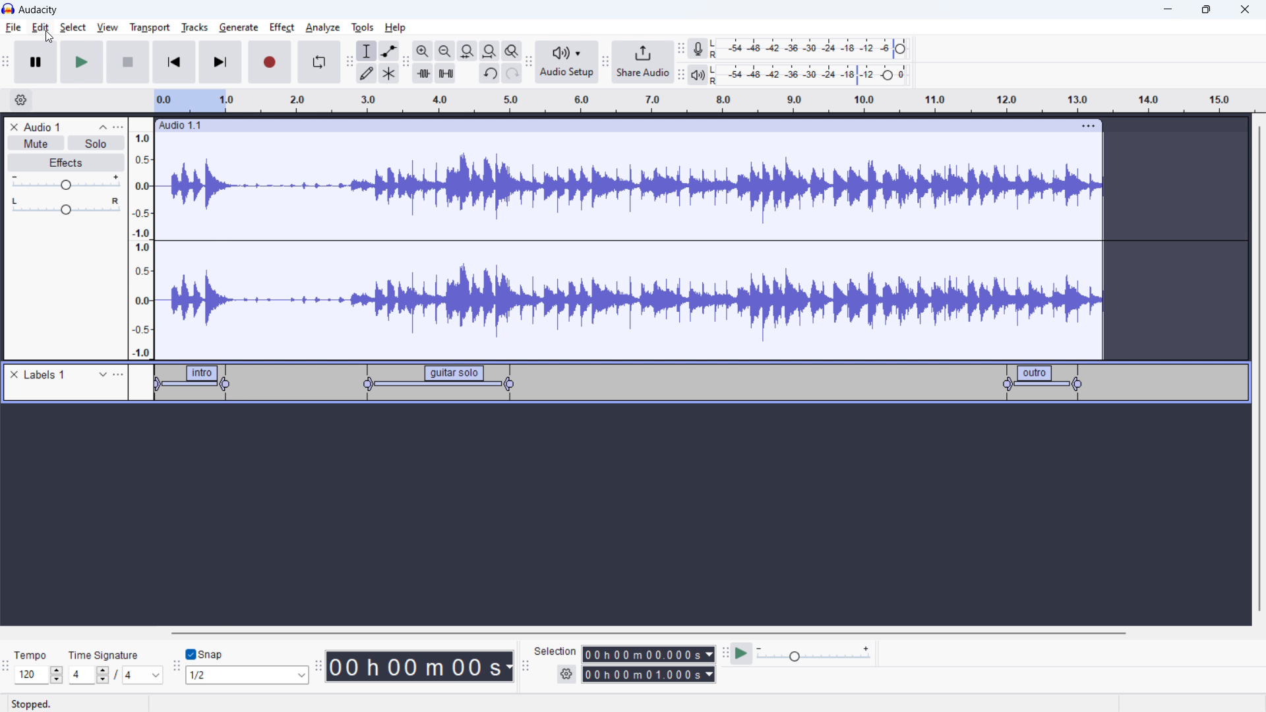 The height and width of the screenshot is (712, 1266). I want to click on selection tool, so click(367, 51).